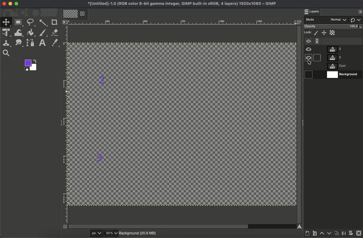  I want to click on hidden, so click(309, 75).